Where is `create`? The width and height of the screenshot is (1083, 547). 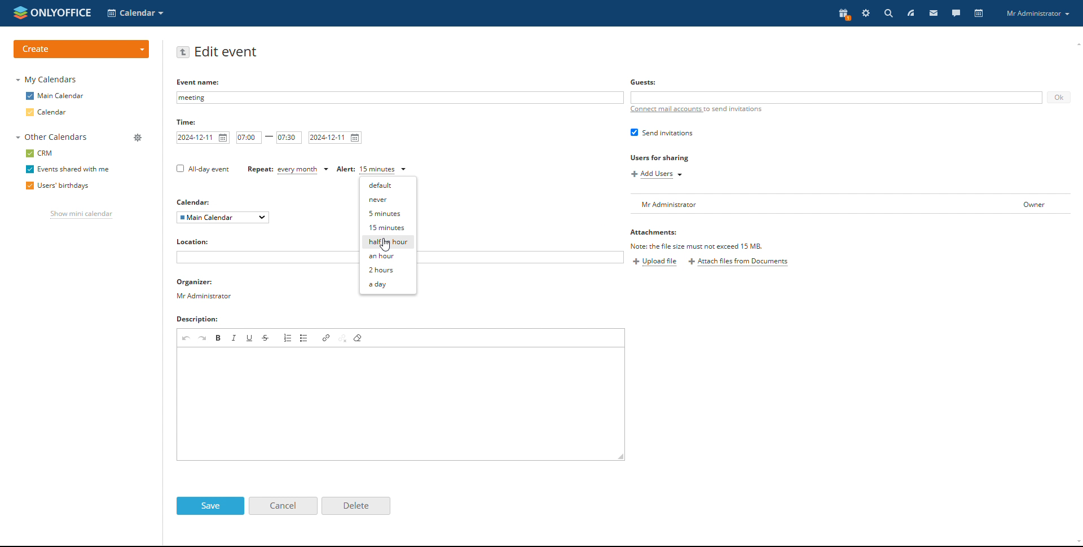
create is located at coordinates (82, 48).